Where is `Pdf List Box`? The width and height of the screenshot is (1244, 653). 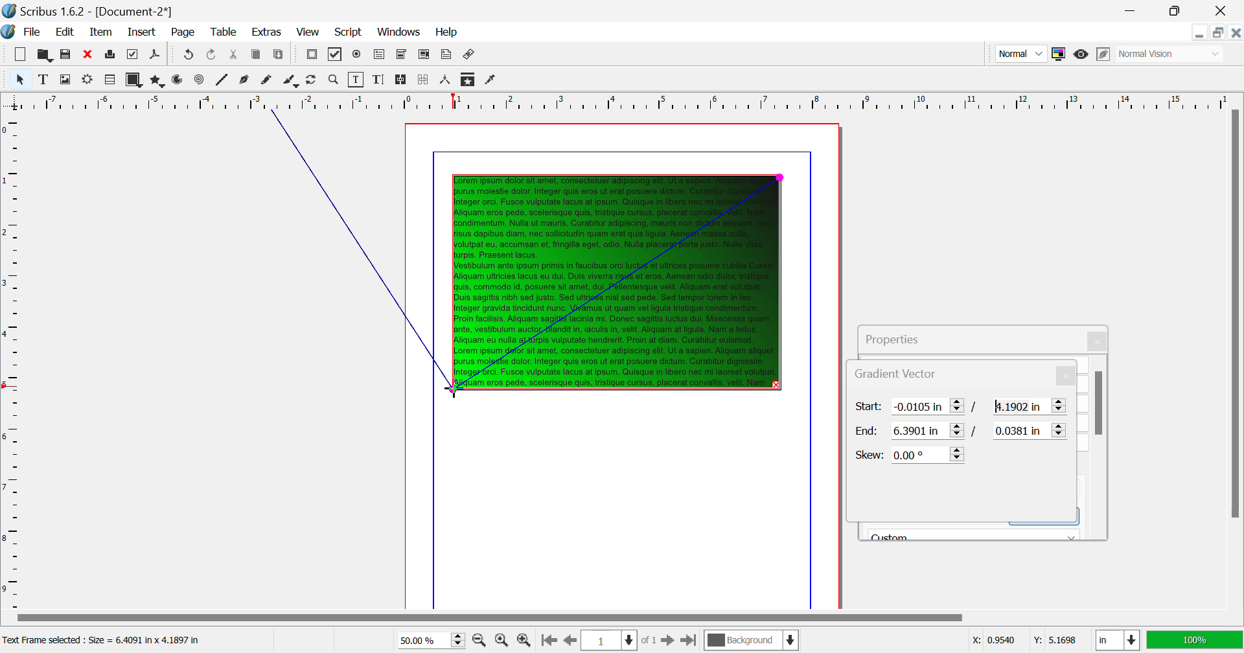 Pdf List Box is located at coordinates (424, 56).